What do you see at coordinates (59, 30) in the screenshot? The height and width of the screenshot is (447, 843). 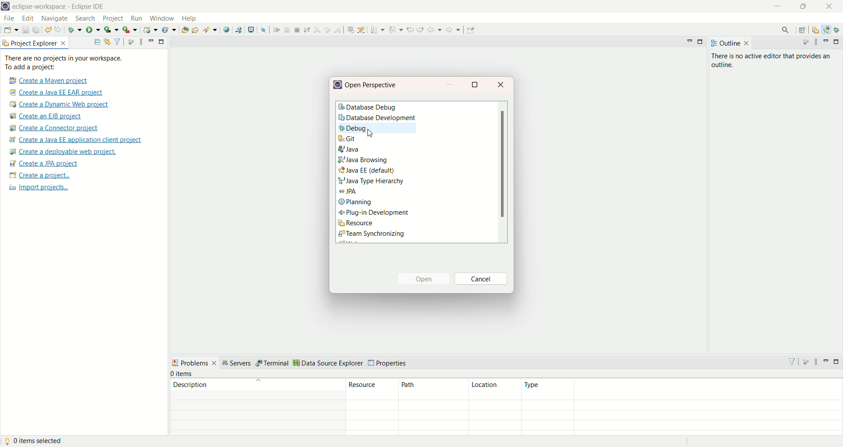 I see `redo` at bounding box center [59, 30].